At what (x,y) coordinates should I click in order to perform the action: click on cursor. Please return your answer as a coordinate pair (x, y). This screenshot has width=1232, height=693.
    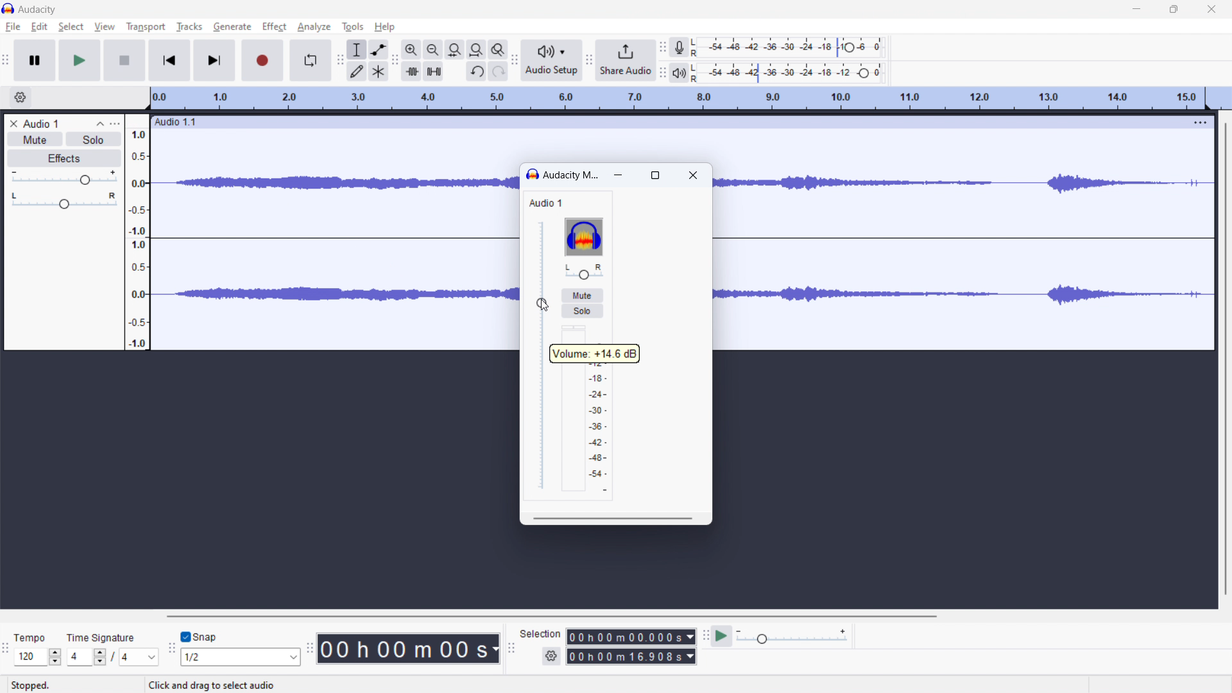
    Looking at the image, I should click on (107, 28).